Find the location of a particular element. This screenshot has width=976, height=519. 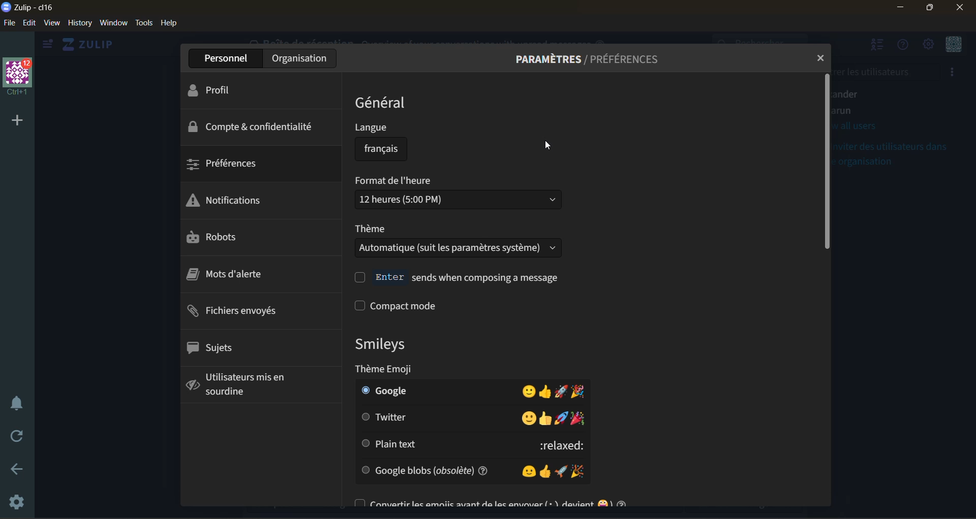

muted users is located at coordinates (234, 385).